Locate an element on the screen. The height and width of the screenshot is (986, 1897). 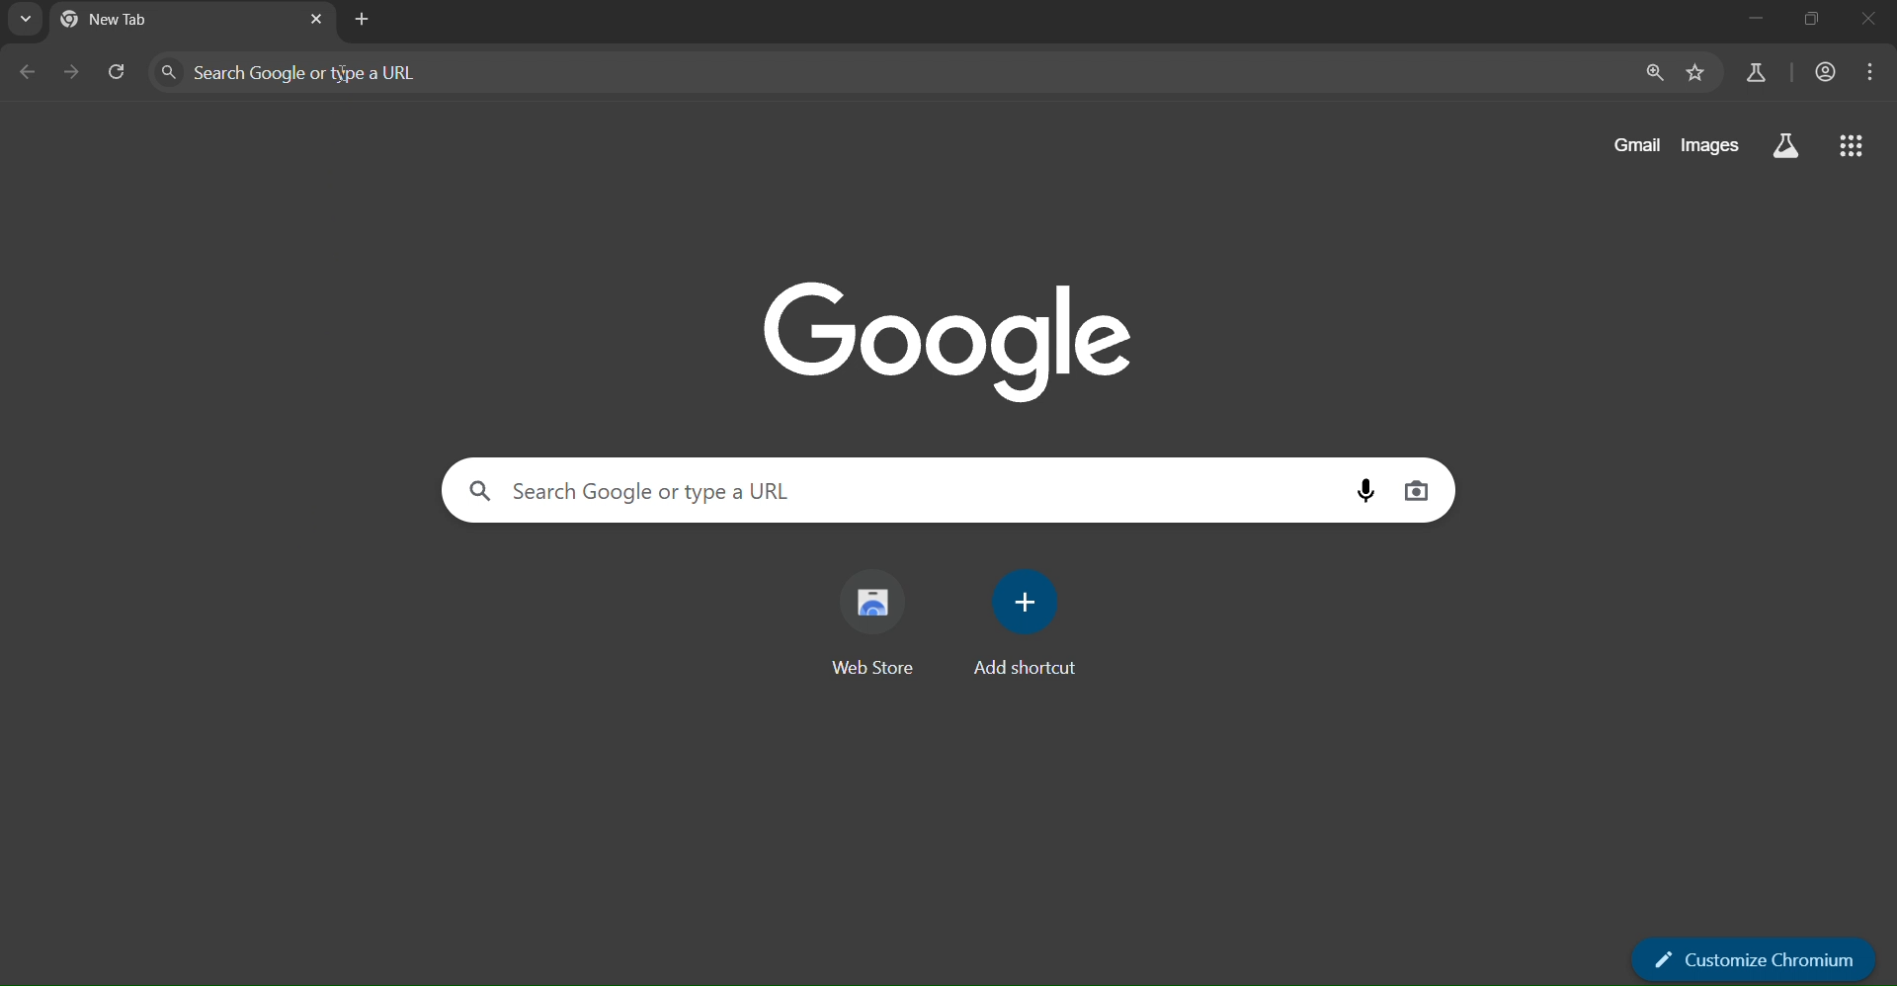
account is located at coordinates (1827, 72).